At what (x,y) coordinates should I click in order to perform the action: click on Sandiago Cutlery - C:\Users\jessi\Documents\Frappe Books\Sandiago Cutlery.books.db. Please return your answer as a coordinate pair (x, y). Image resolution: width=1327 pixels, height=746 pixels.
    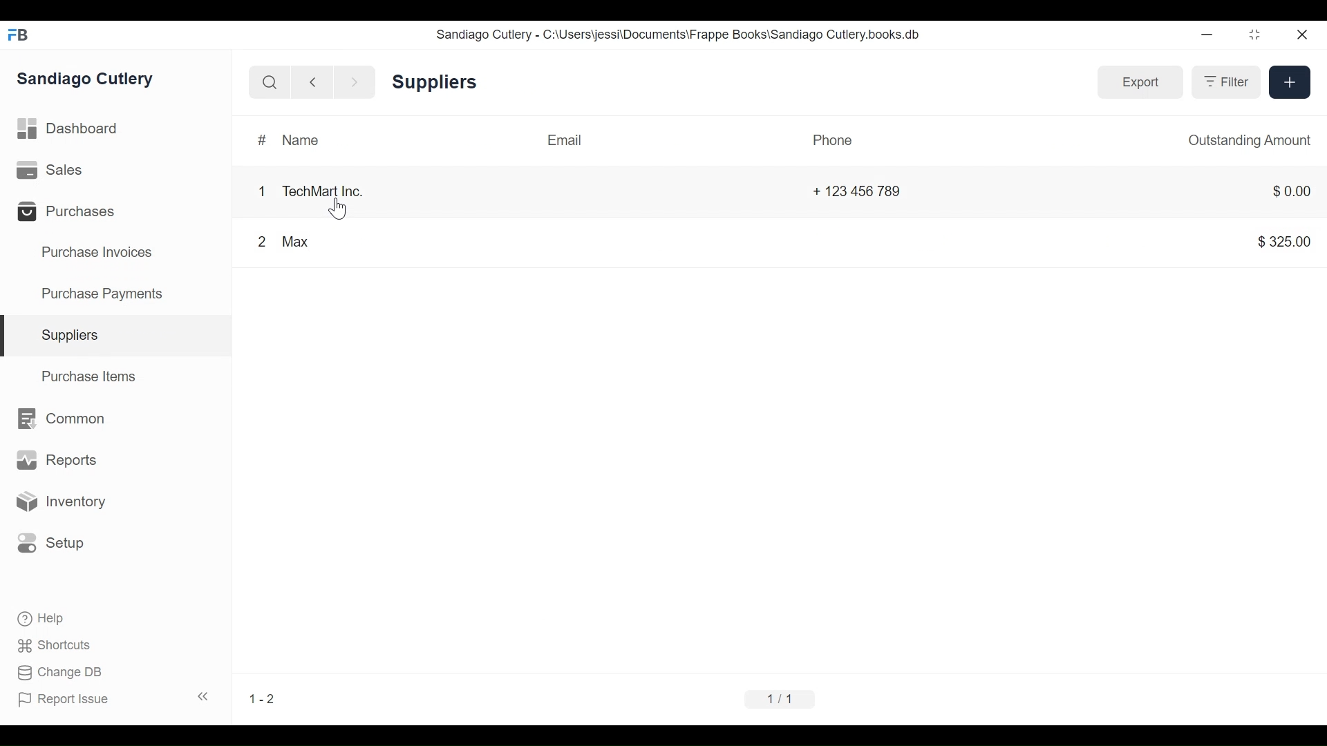
    Looking at the image, I should click on (691, 35).